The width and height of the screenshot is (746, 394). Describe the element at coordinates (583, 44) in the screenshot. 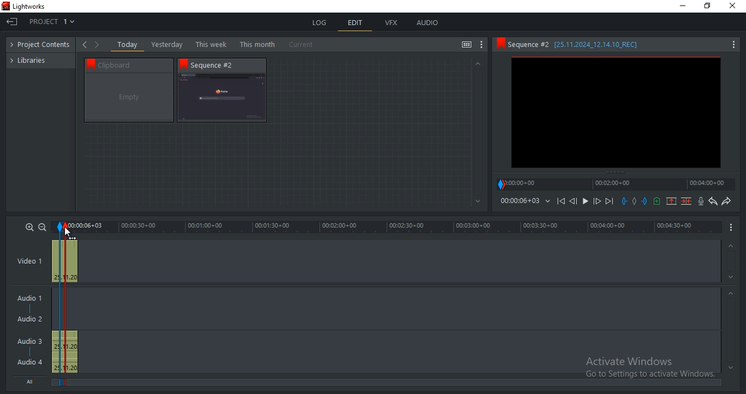

I see `Sequence 2 details` at that location.